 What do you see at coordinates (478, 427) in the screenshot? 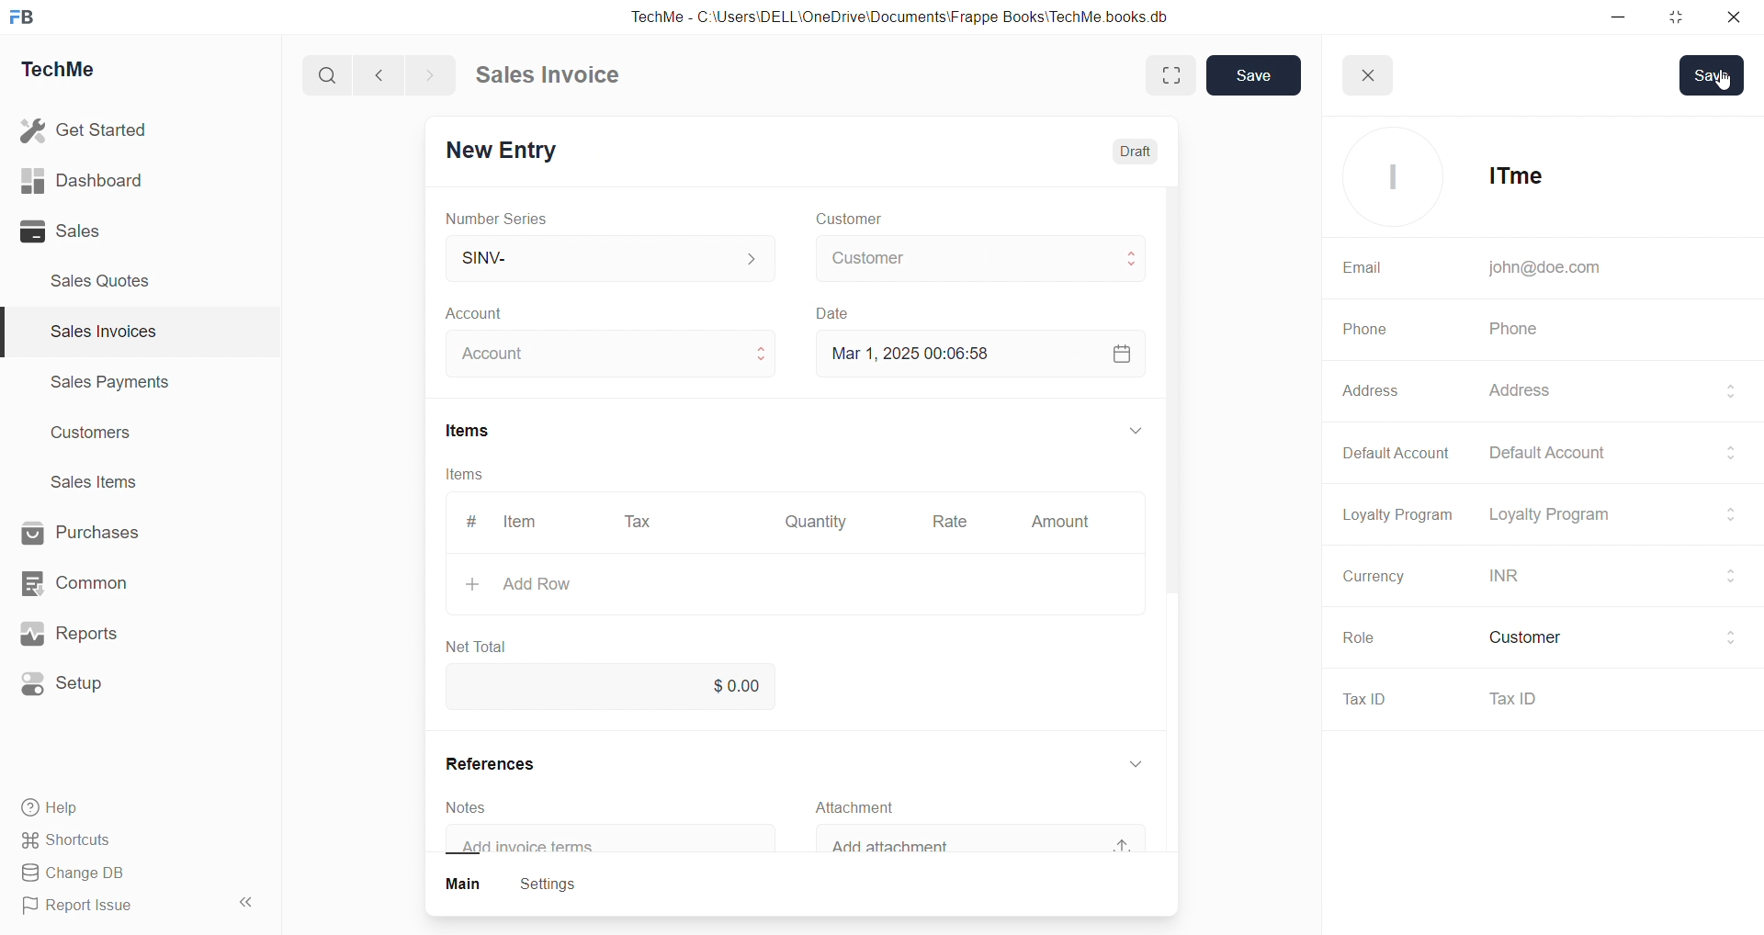
I see `Items` at bounding box center [478, 427].